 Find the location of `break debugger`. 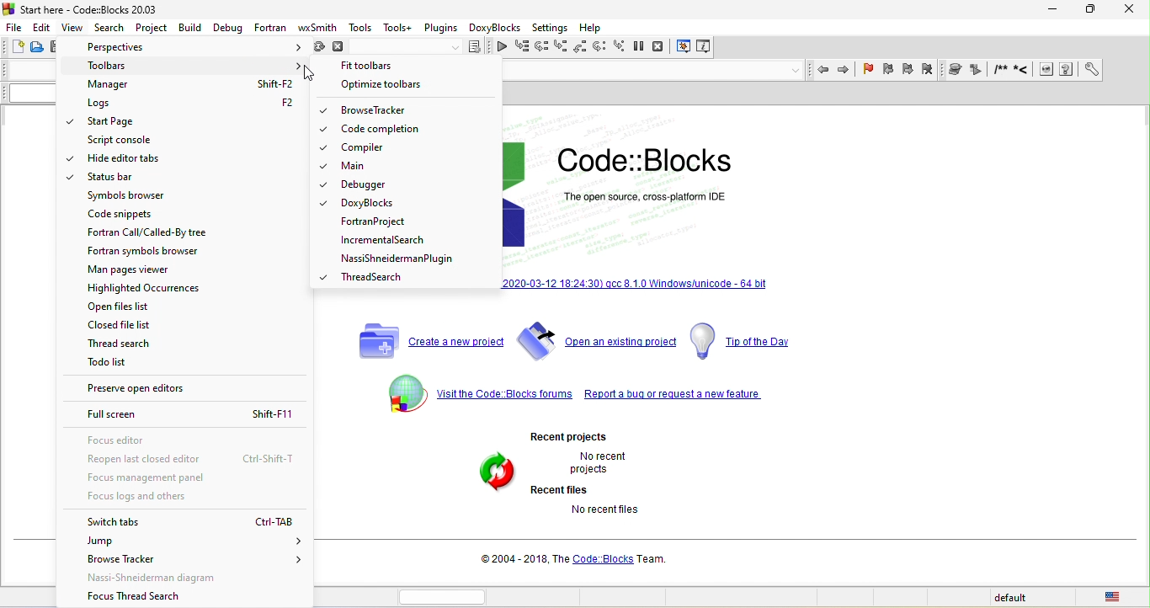

break debugger is located at coordinates (639, 47).